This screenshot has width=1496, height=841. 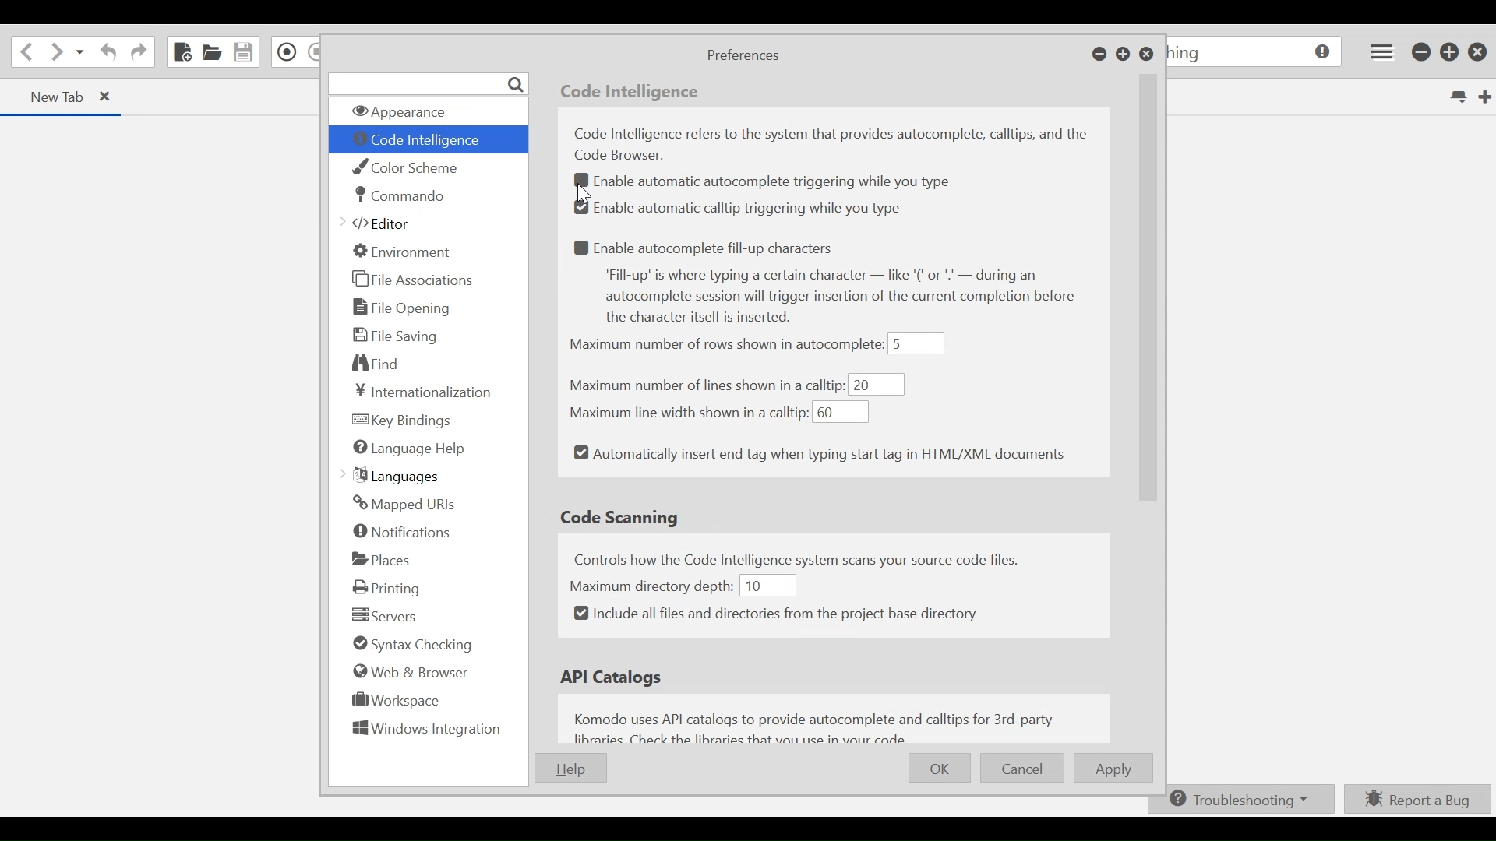 I want to click on Redo last action, so click(x=139, y=54).